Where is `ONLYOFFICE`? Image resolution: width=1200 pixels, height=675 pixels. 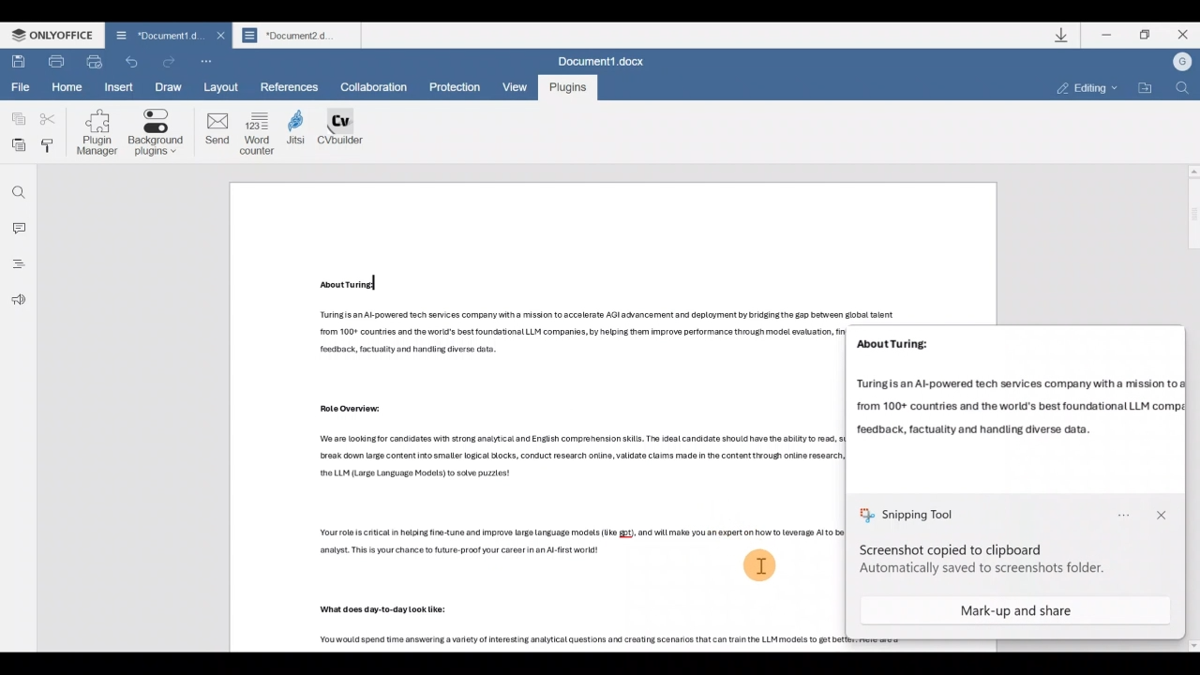
ONLYOFFICE is located at coordinates (54, 37).